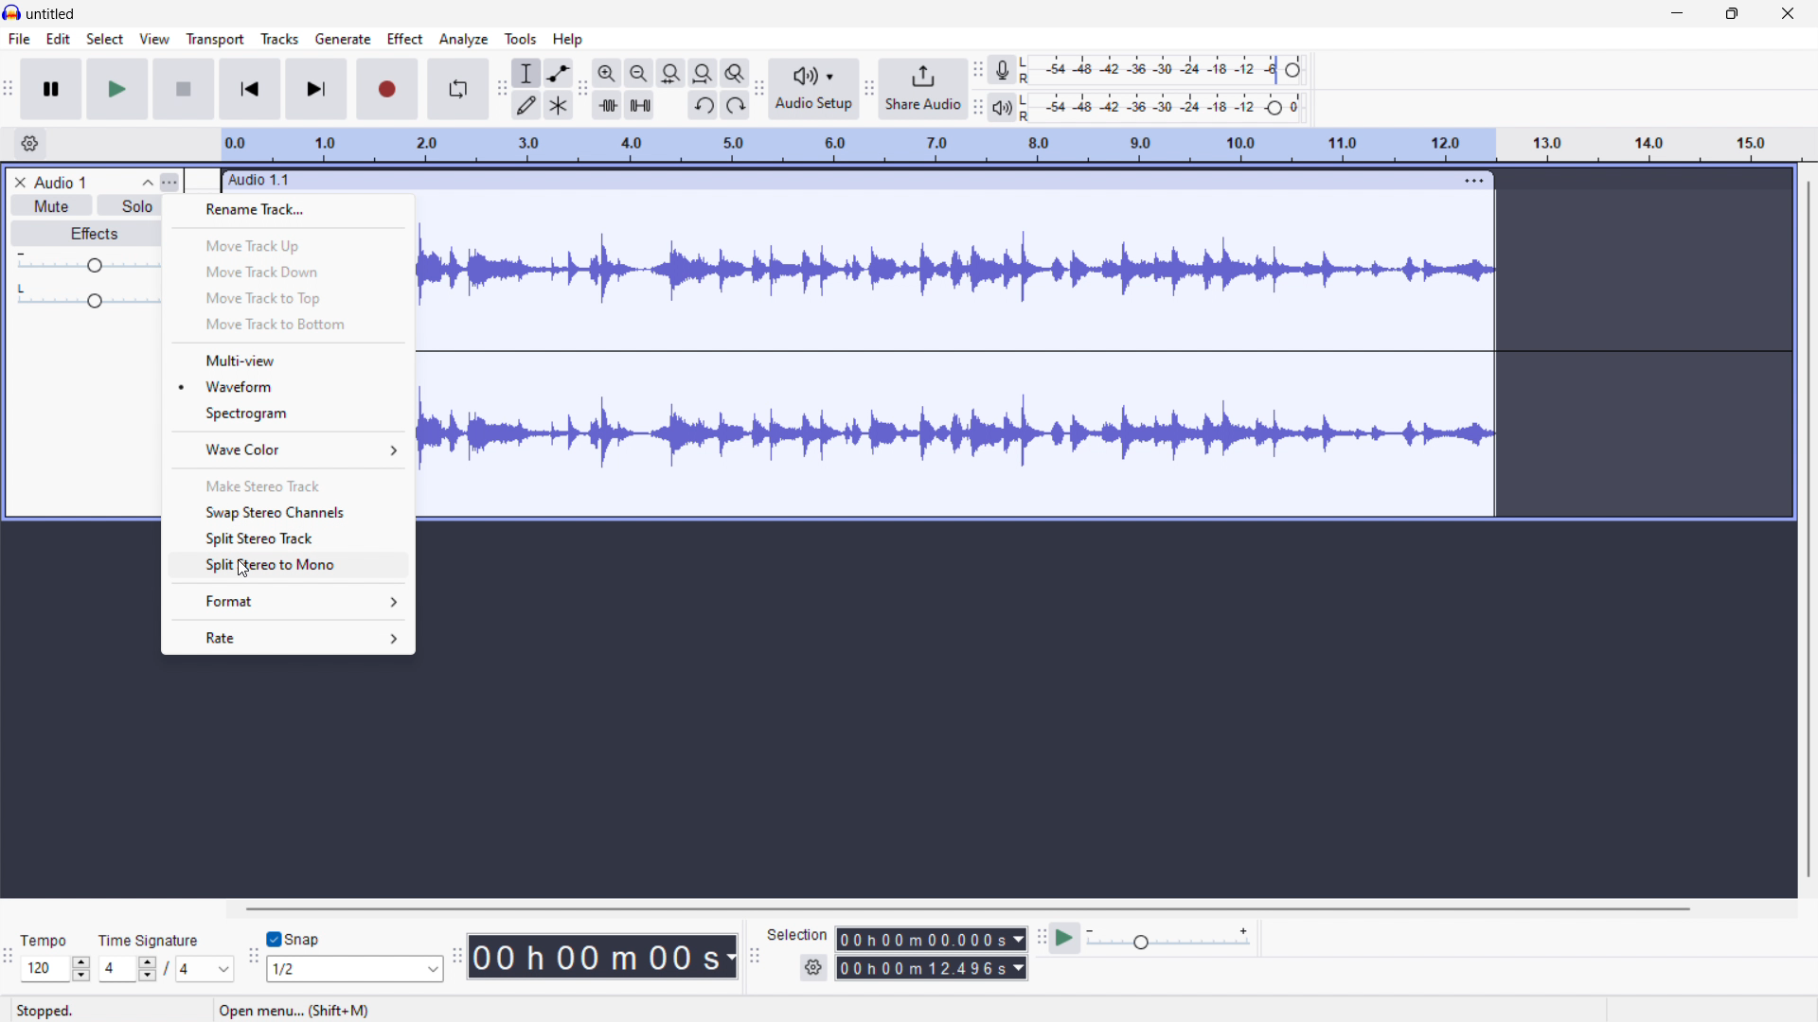 Image resolution: width=1818 pixels, height=1022 pixels. I want to click on vertical scrollbar, so click(1809, 530).